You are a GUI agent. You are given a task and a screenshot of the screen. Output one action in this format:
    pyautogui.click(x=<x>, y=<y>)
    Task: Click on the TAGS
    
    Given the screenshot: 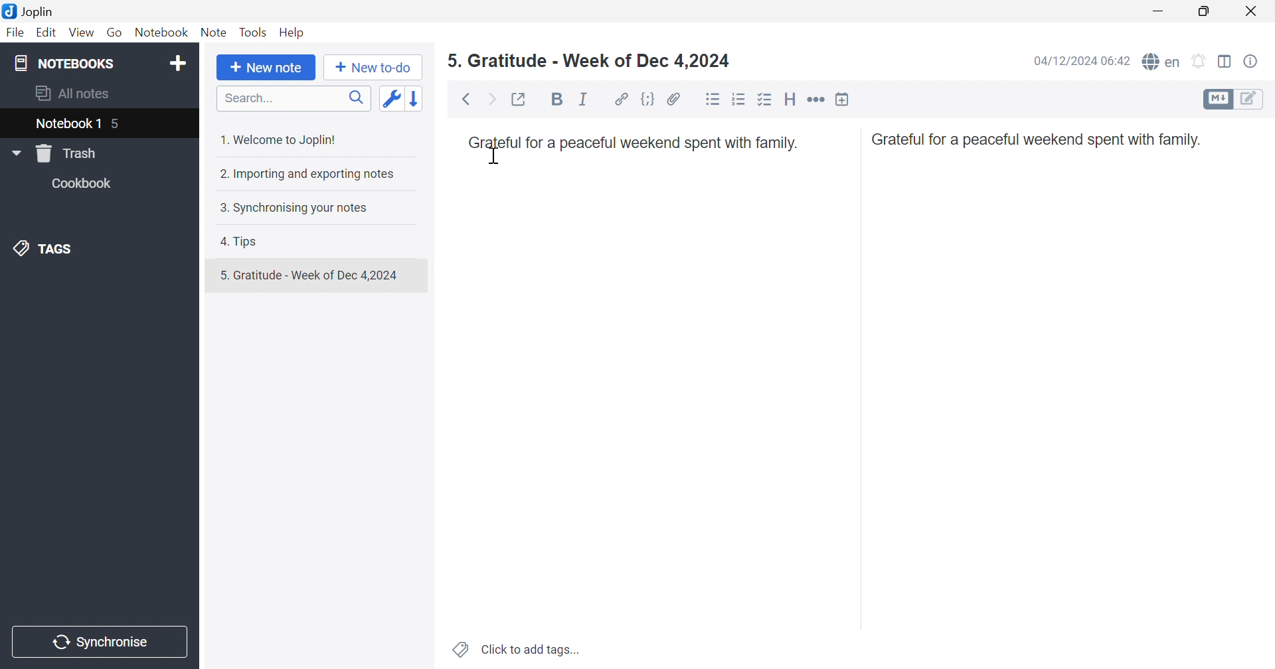 What is the action you would take?
    pyautogui.click(x=50, y=249)
    